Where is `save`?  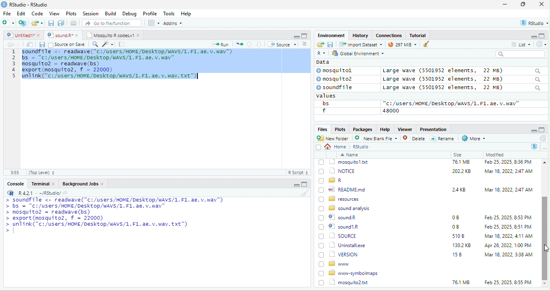
save is located at coordinates (42, 44).